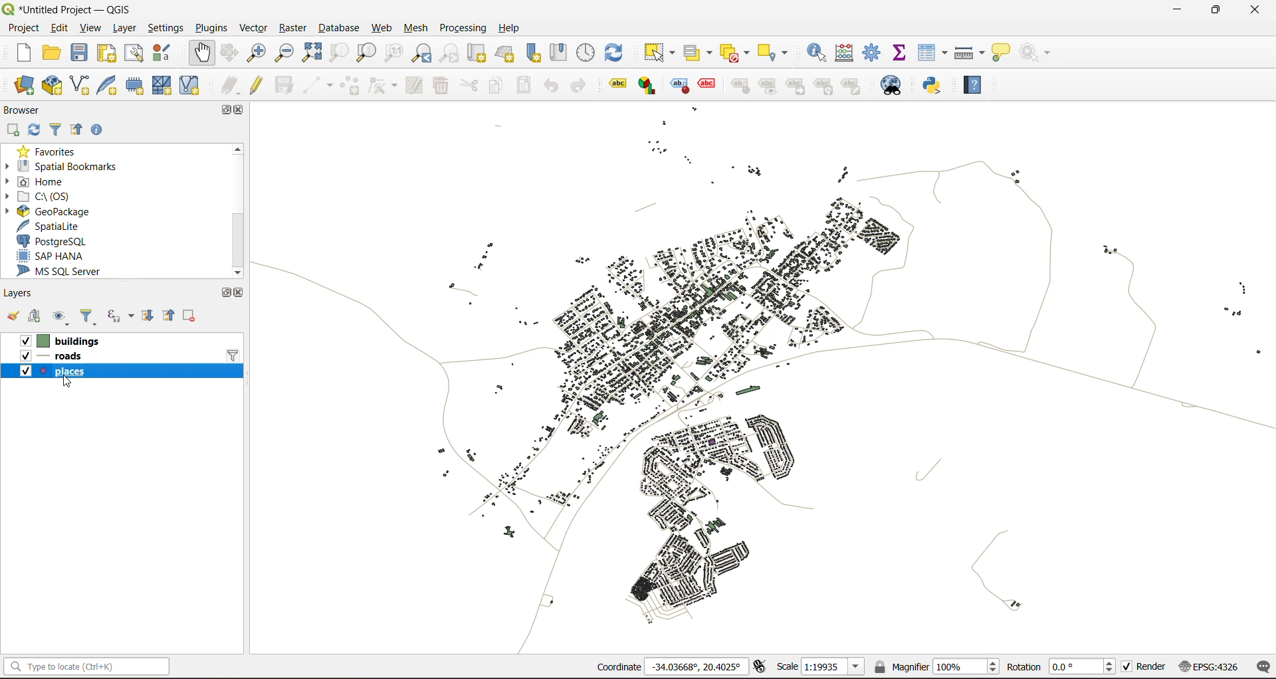 The width and height of the screenshot is (1276, 679). I want to click on layer labeling, so click(616, 84).